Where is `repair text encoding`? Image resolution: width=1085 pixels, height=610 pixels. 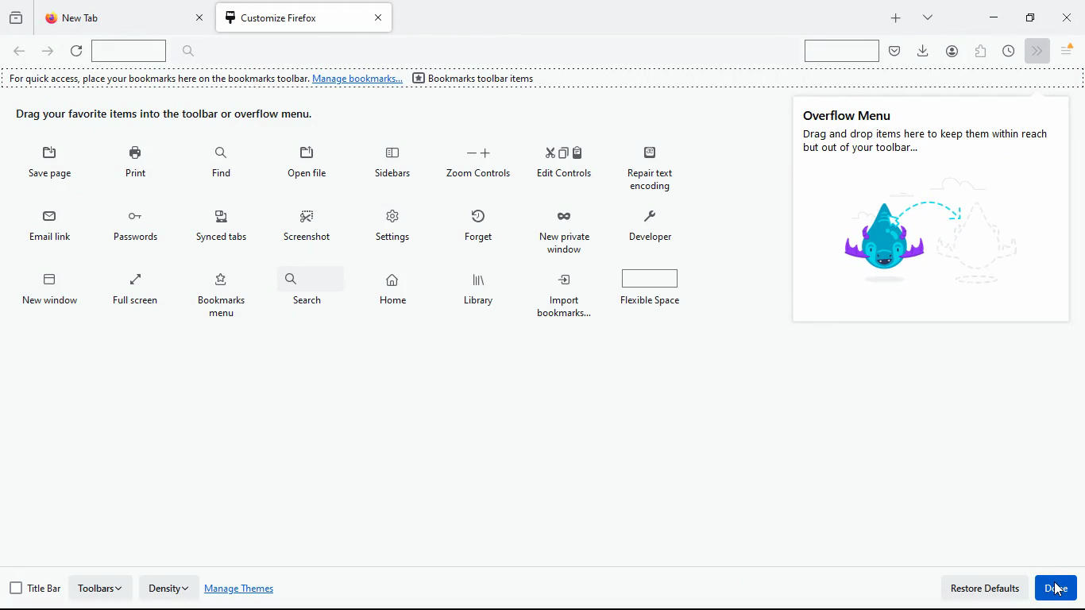 repair text encoding is located at coordinates (52, 231).